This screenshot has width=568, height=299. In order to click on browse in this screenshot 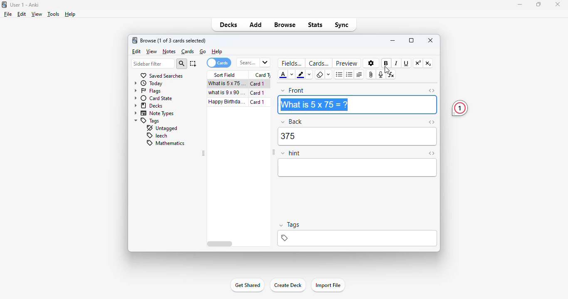, I will do `click(285, 25)`.